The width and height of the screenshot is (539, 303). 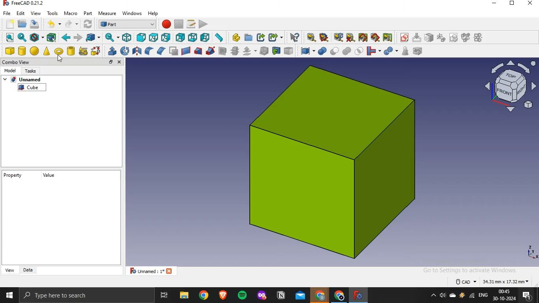 What do you see at coordinates (191, 24) in the screenshot?
I see `macros` at bounding box center [191, 24].